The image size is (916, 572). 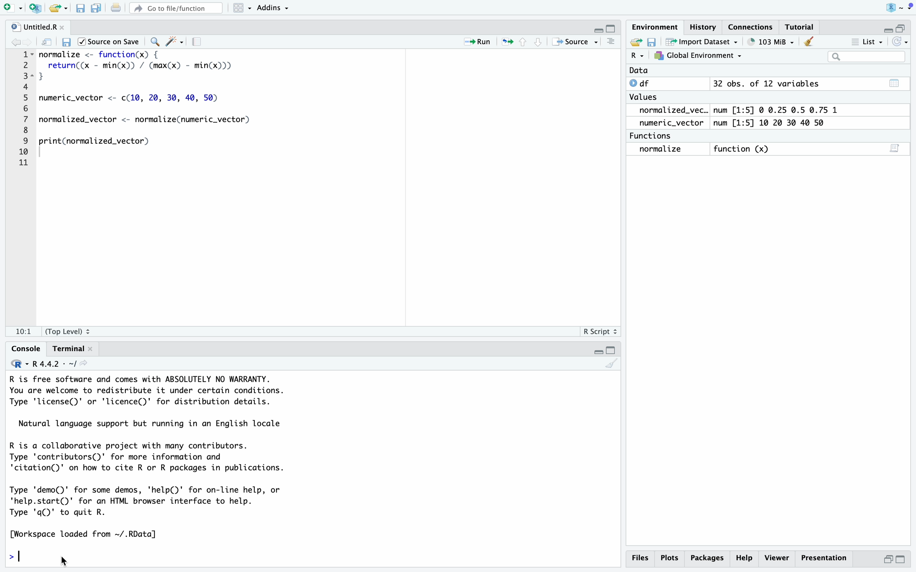 I want to click on Workspace panes, so click(x=241, y=9).